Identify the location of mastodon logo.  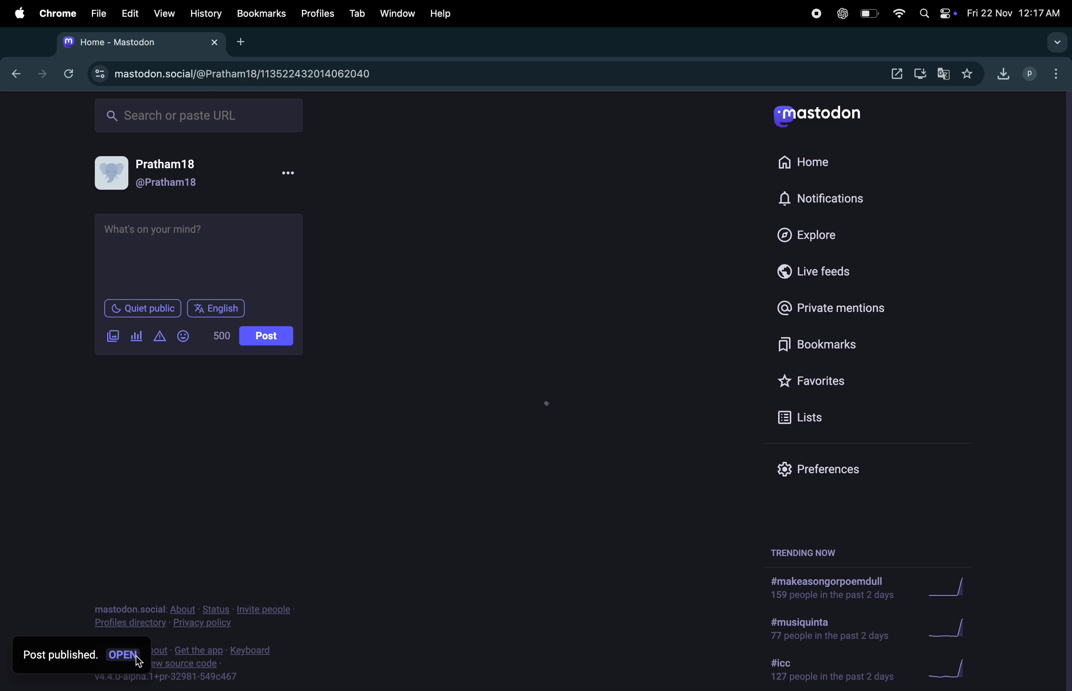
(829, 114).